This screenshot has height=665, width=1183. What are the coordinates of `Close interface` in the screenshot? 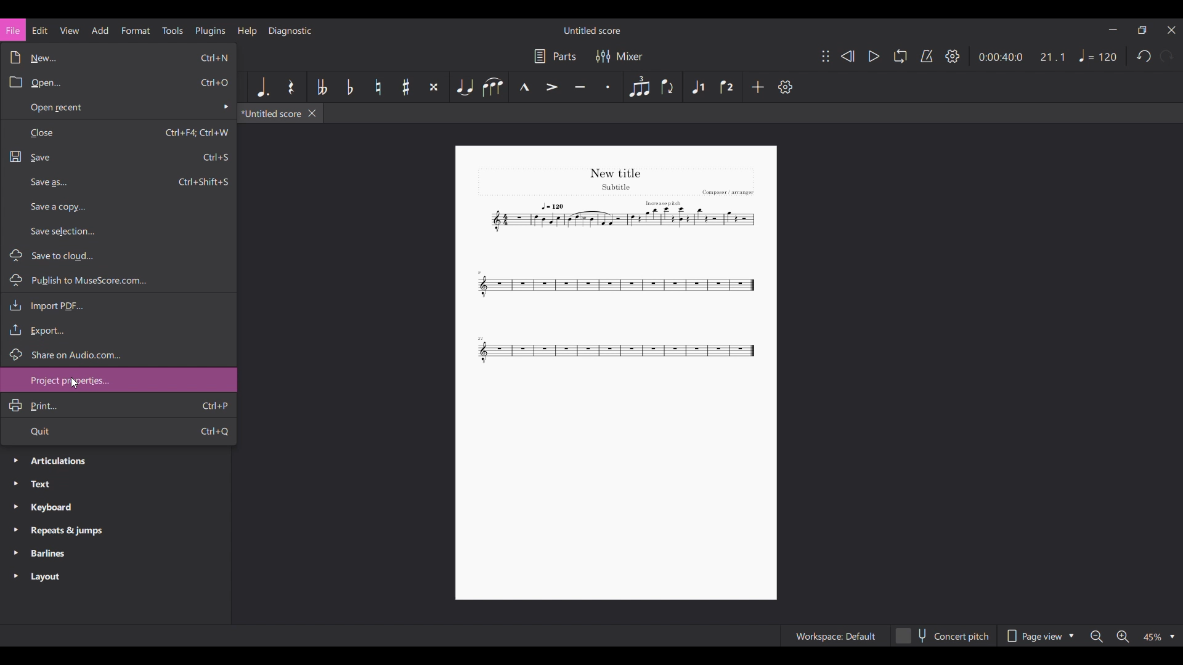 It's located at (1172, 30).